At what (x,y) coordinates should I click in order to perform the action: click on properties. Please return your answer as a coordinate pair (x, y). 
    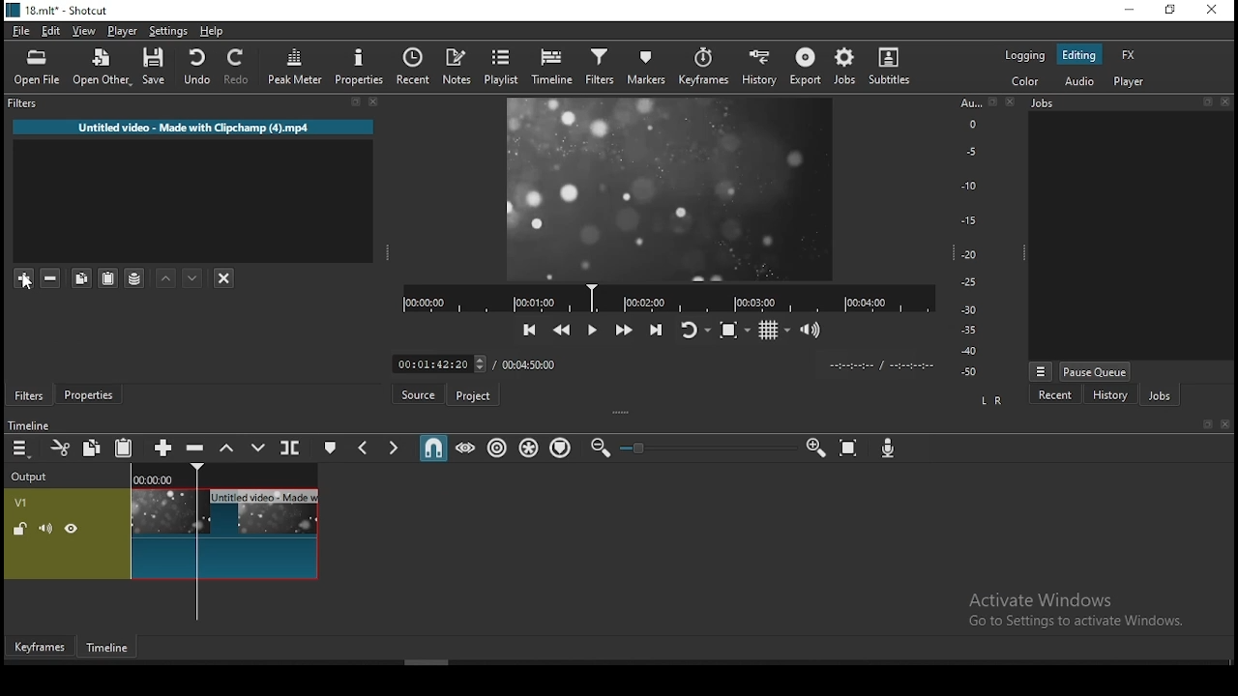
    Looking at the image, I should click on (357, 67).